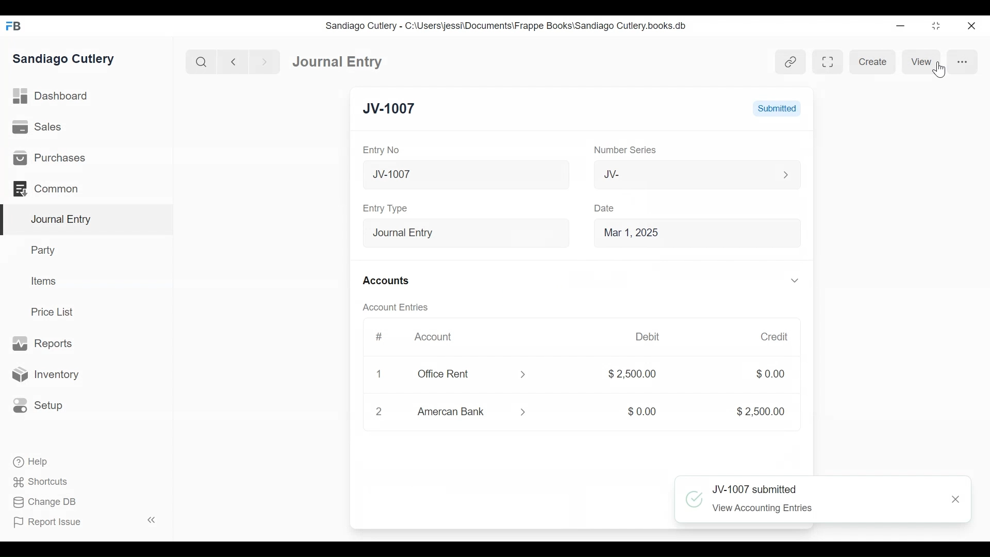  I want to click on Accounts, so click(385, 281).